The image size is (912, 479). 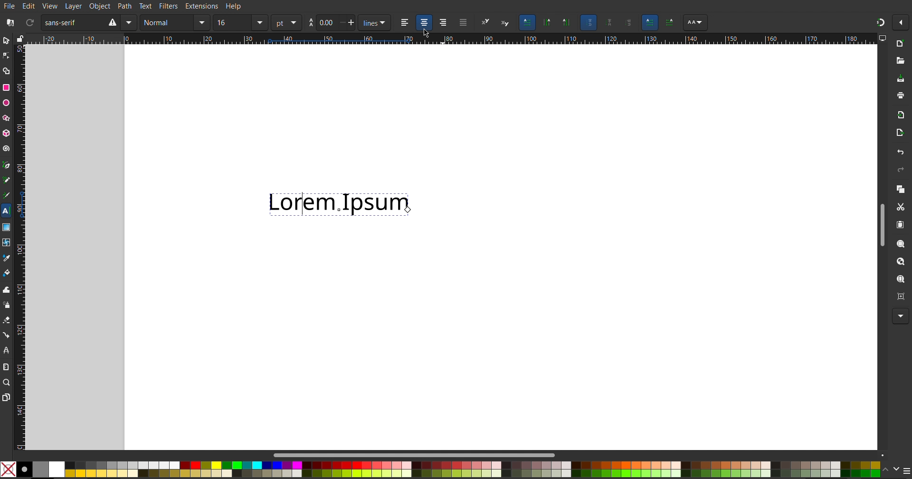 I want to click on Mesh Tool, so click(x=7, y=243).